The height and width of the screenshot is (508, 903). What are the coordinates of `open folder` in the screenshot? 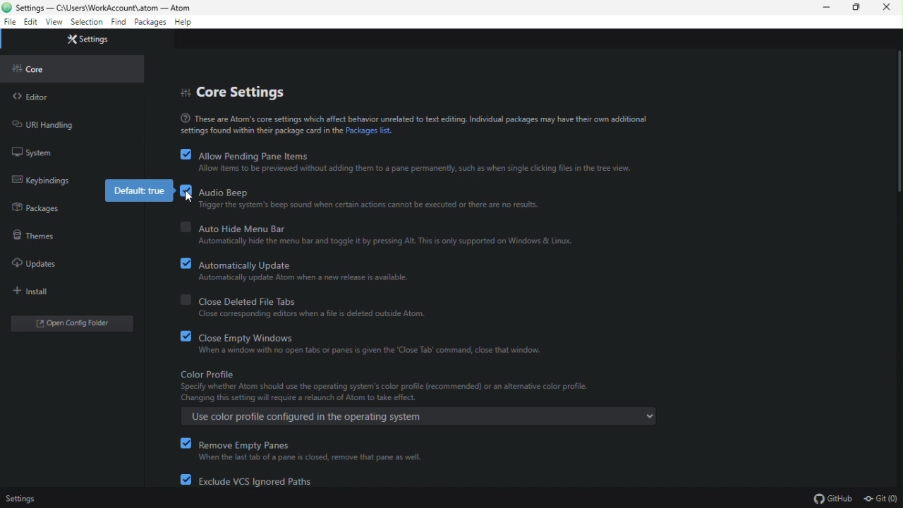 It's located at (75, 325).